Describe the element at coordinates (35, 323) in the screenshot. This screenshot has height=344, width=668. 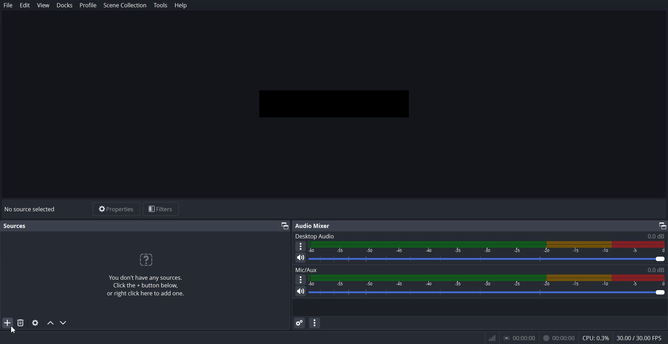
I see `Open source properties` at that location.